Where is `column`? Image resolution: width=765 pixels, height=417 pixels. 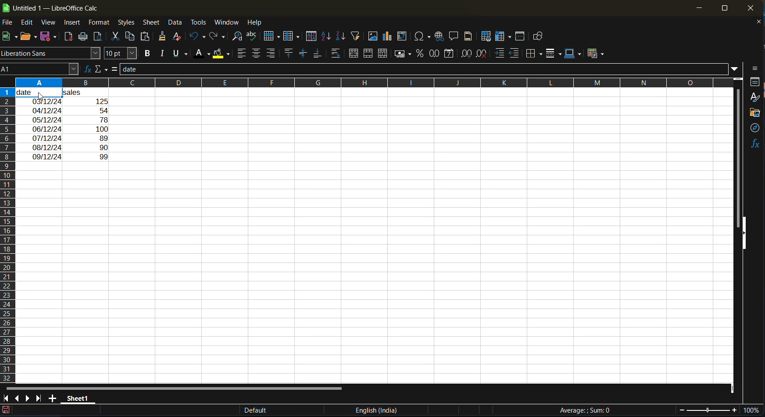 column is located at coordinates (293, 37).